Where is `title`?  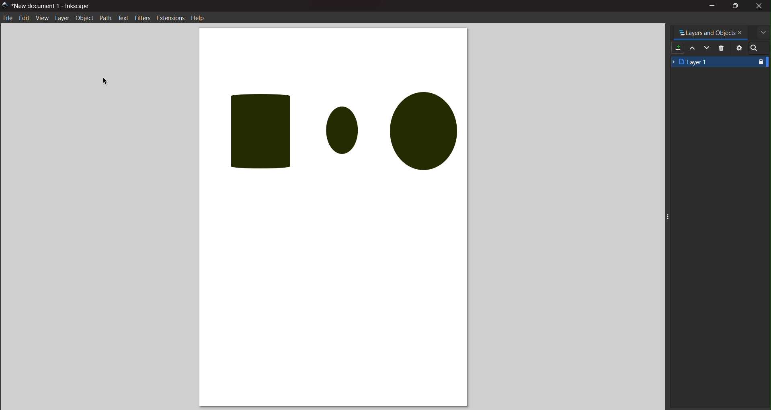 title is located at coordinates (53, 7).